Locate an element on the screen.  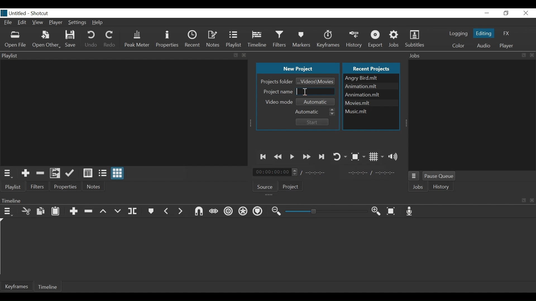
Timeline Menu is located at coordinates (8, 211).